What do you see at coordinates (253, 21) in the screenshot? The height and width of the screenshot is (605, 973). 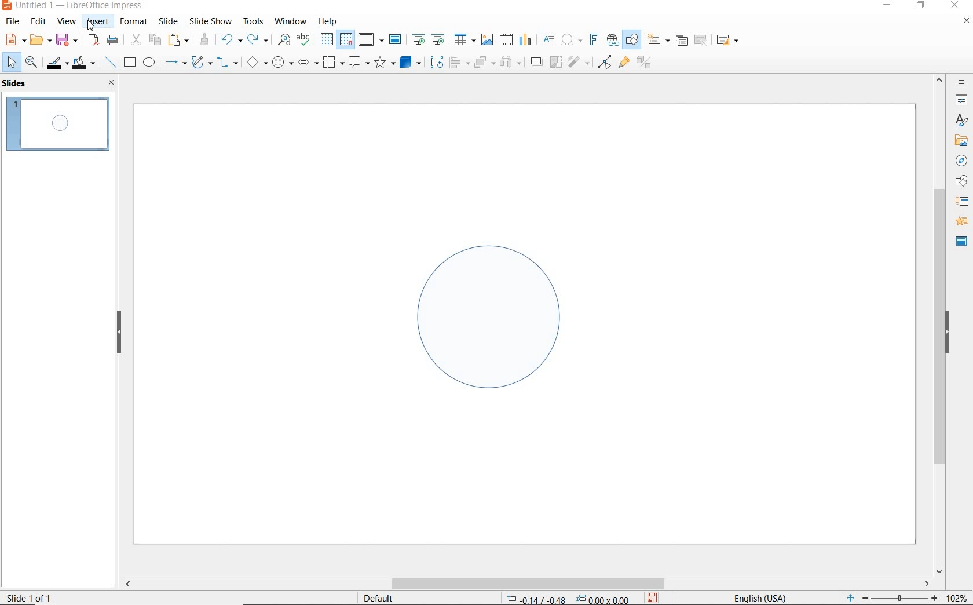 I see `tools` at bounding box center [253, 21].